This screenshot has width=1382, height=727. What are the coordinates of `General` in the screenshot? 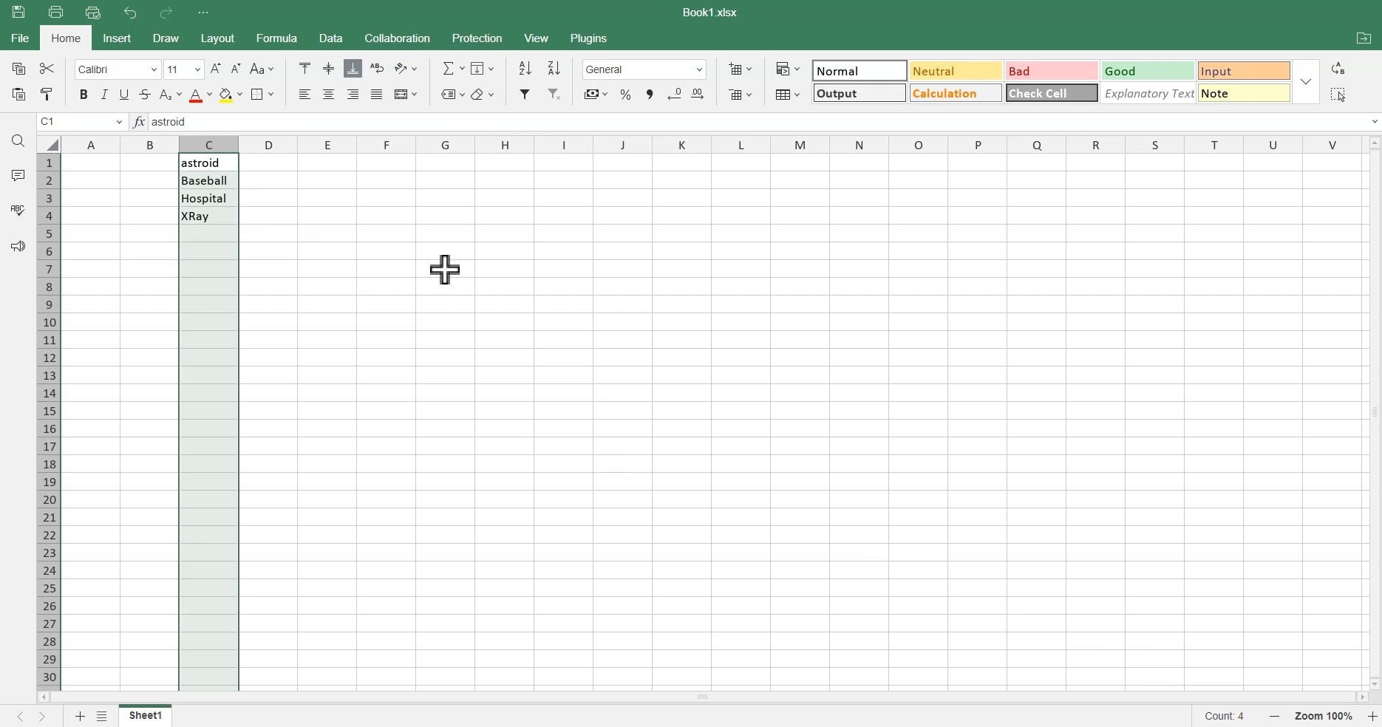 It's located at (644, 69).